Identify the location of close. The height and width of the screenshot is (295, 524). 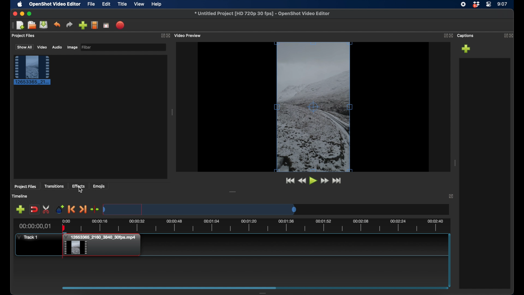
(513, 35).